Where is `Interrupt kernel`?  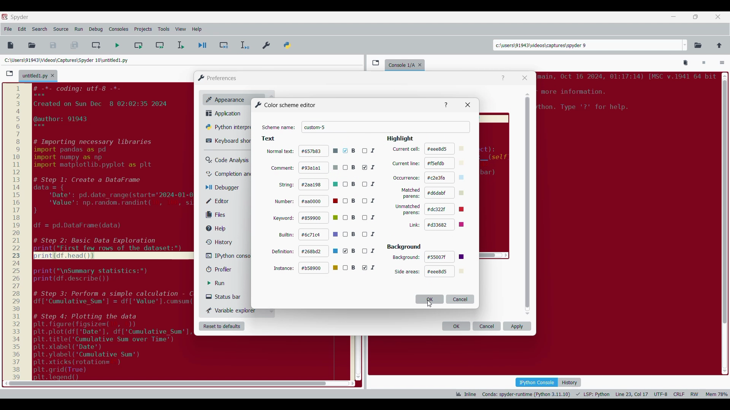 Interrupt kernel is located at coordinates (704, 63).